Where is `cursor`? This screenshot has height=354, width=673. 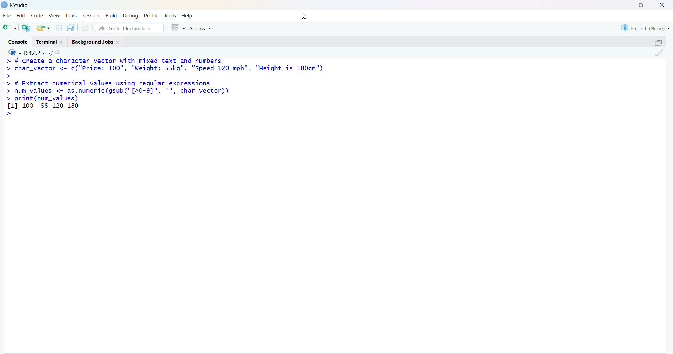 cursor is located at coordinates (304, 17).